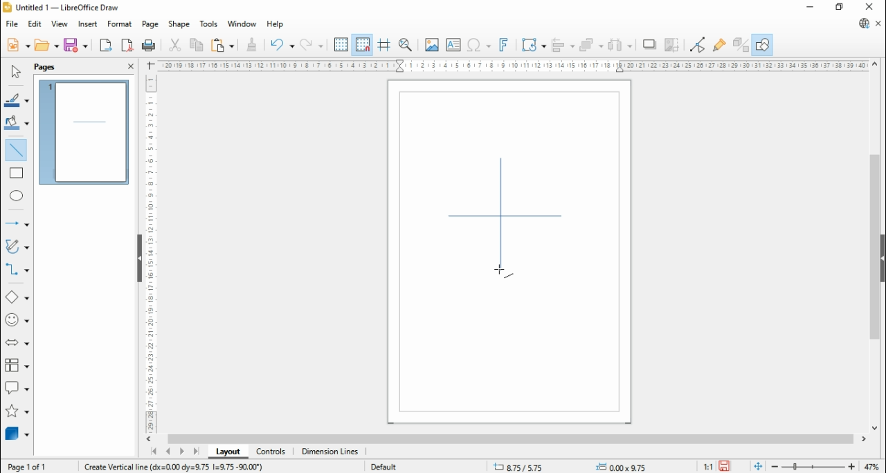  What do you see at coordinates (18, 245) in the screenshot?
I see `curves and polygons` at bounding box center [18, 245].